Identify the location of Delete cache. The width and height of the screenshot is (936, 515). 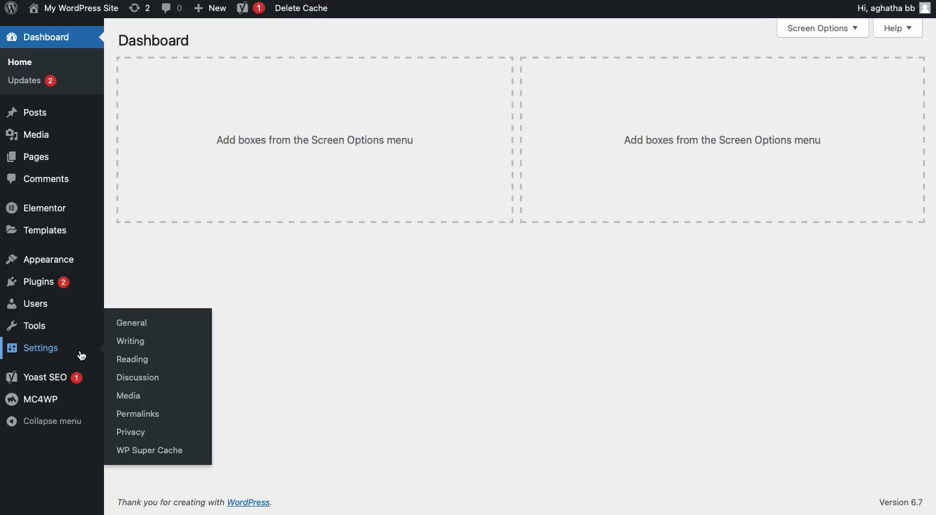
(302, 8).